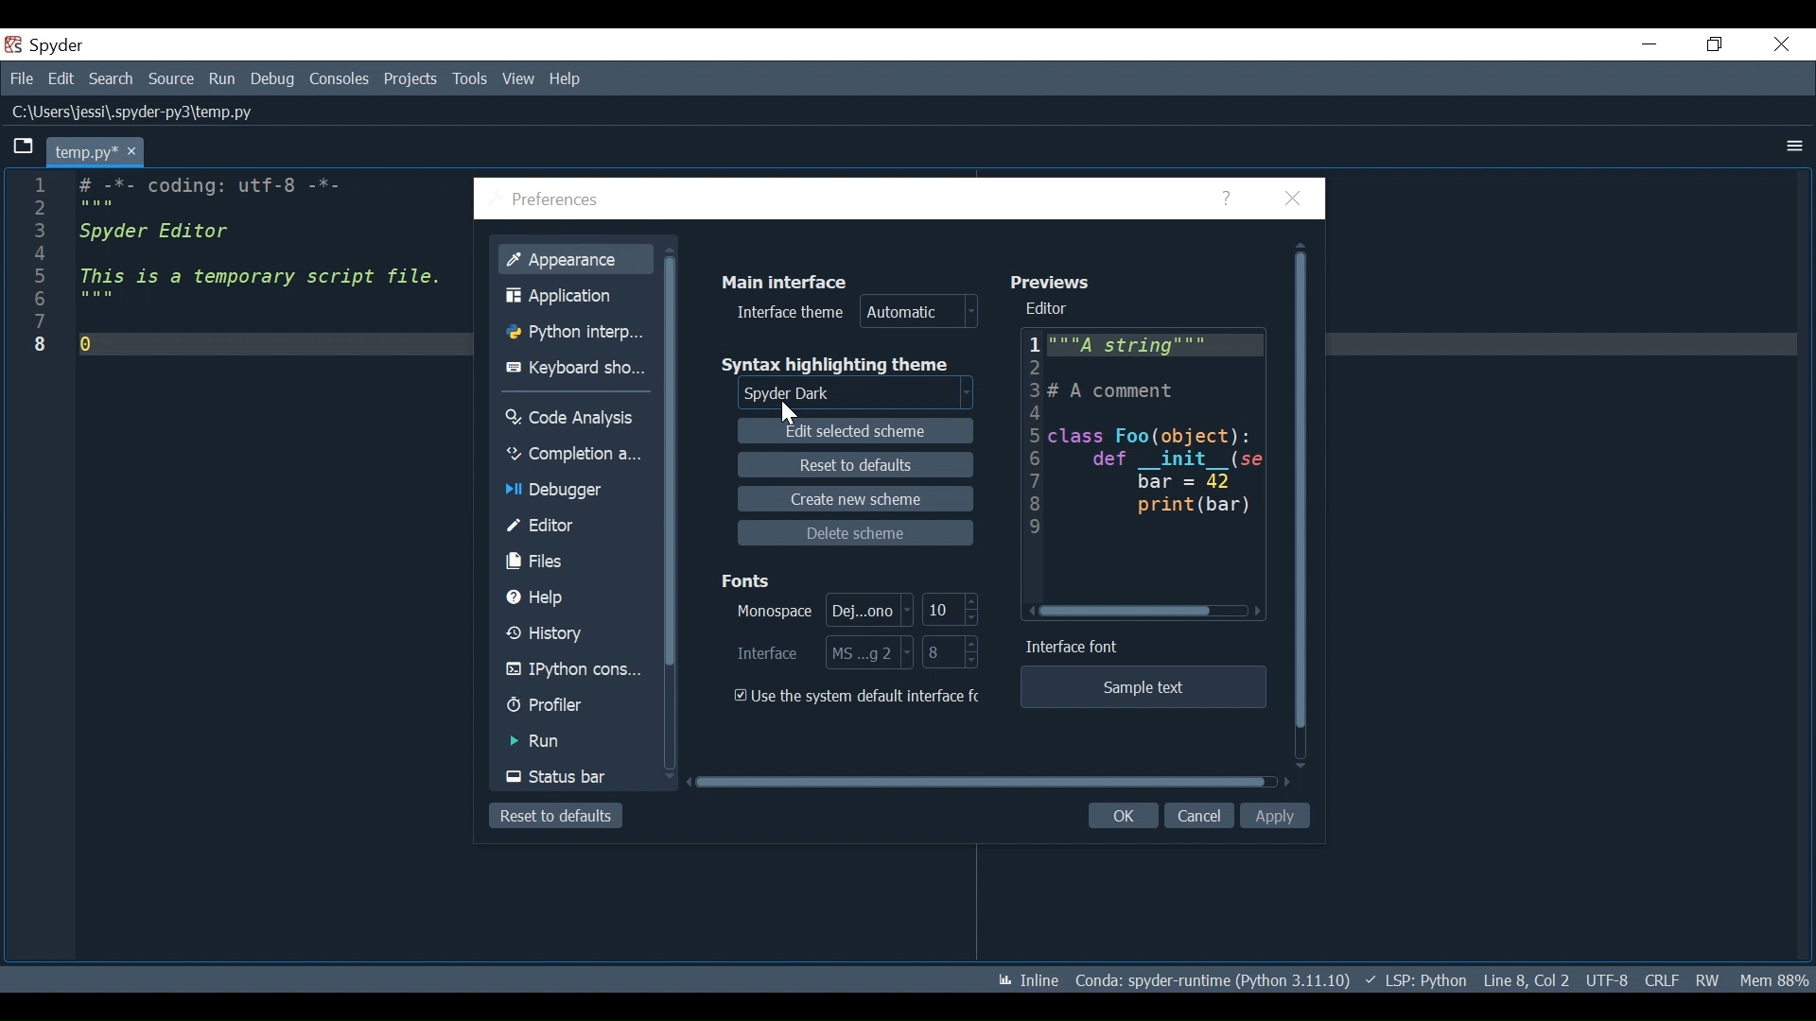 This screenshot has height=1021, width=1816. What do you see at coordinates (578, 671) in the screenshot?
I see `IPython Console` at bounding box center [578, 671].